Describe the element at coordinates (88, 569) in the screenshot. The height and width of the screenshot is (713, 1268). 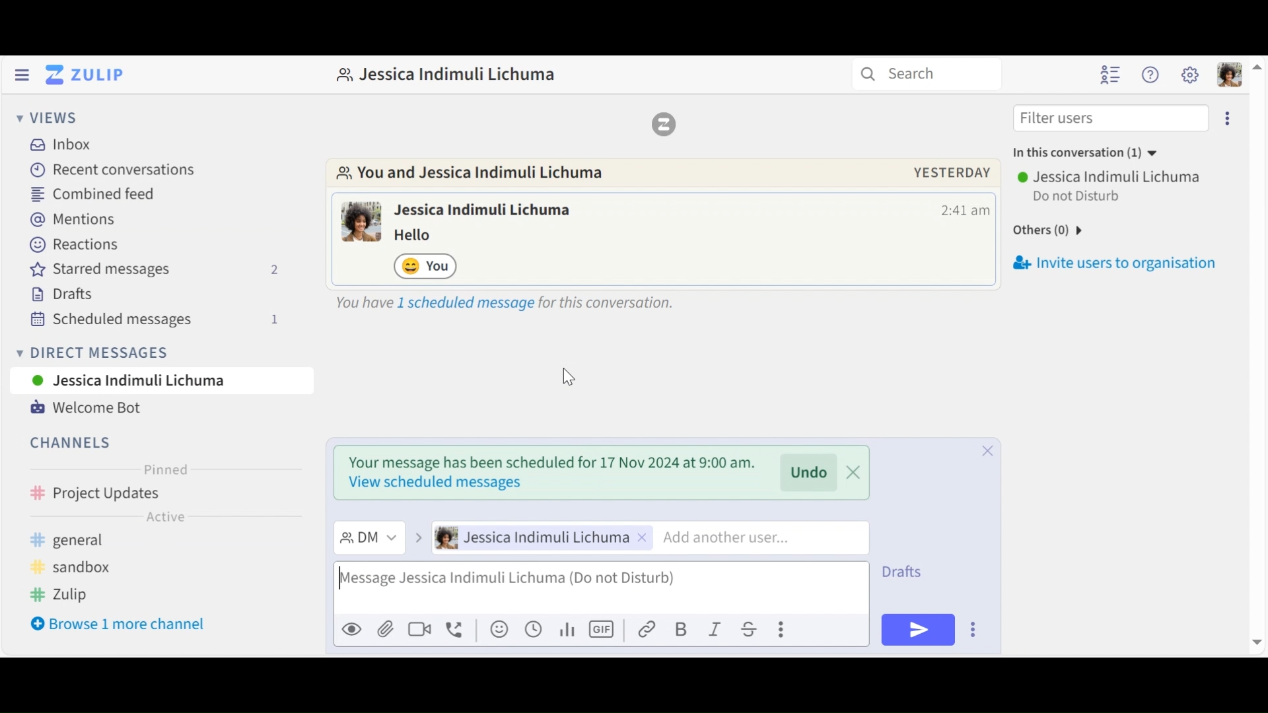
I see `sandbox` at that location.